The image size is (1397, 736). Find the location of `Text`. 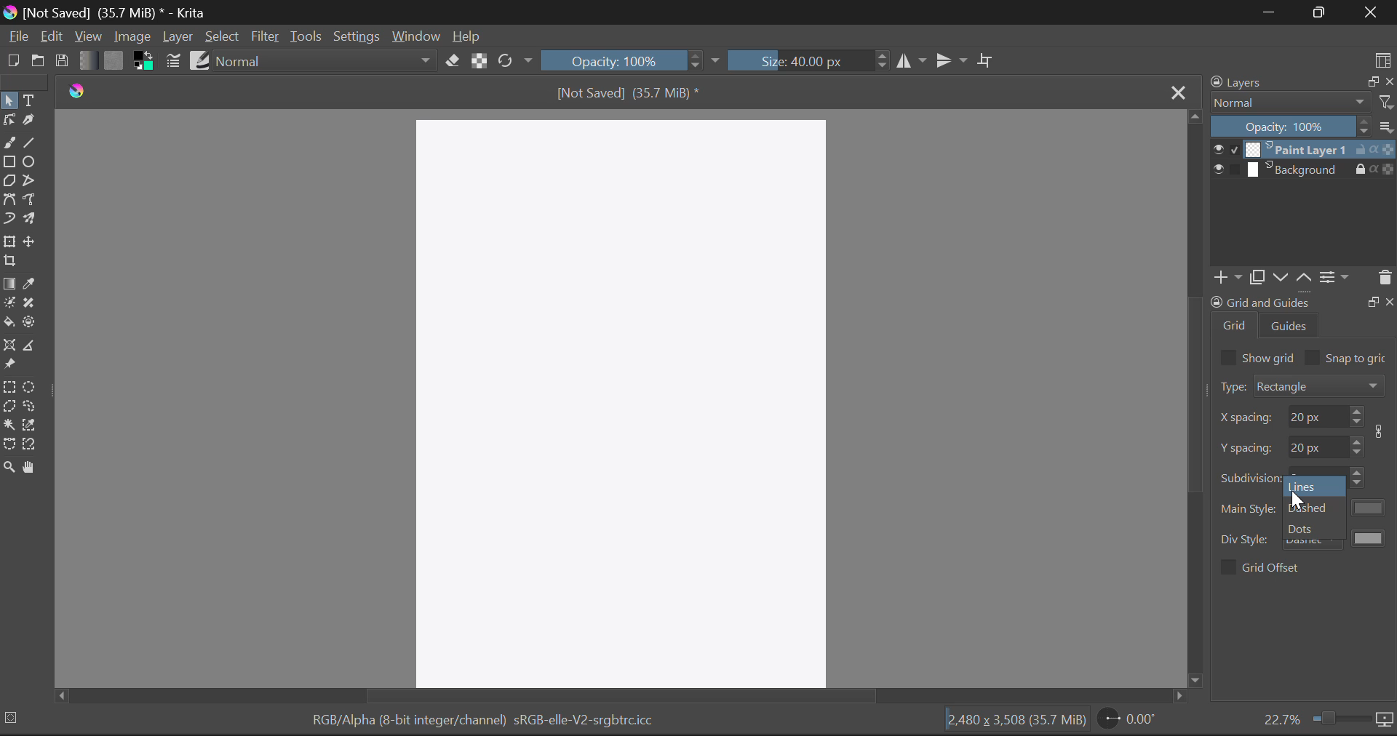

Text is located at coordinates (31, 101).